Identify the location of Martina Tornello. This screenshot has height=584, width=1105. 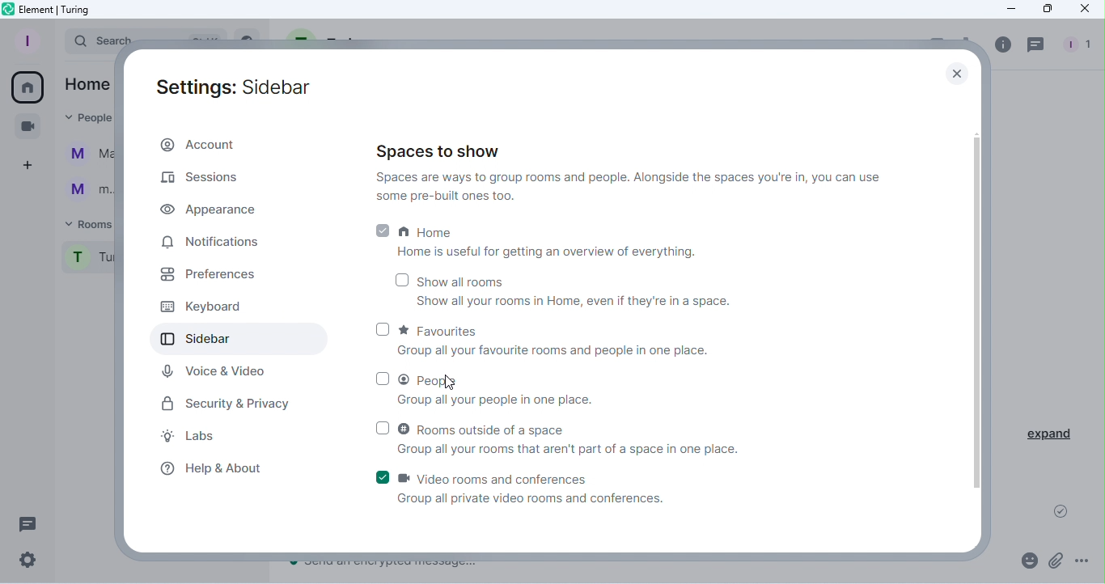
(88, 157).